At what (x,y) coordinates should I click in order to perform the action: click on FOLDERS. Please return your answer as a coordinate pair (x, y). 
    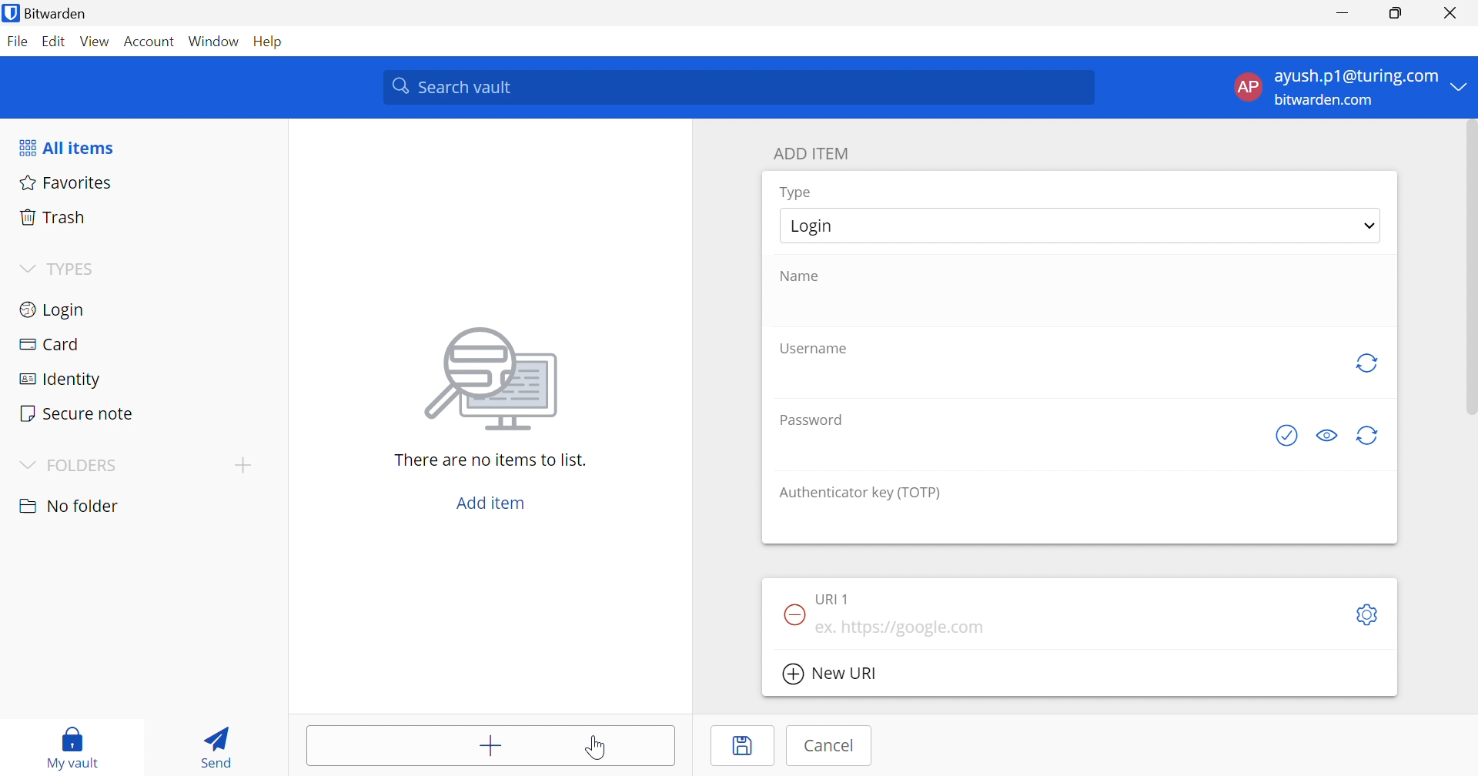
    Looking at the image, I should click on (85, 466).